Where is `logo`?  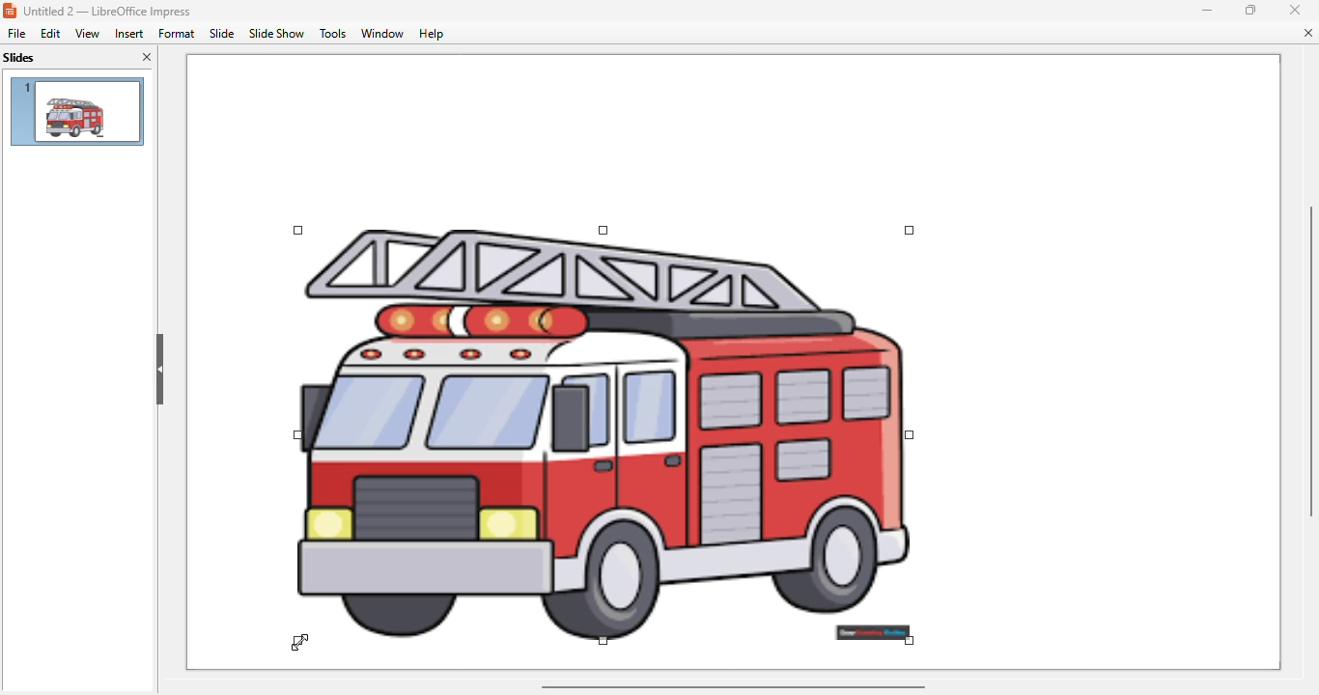
logo is located at coordinates (9, 11).